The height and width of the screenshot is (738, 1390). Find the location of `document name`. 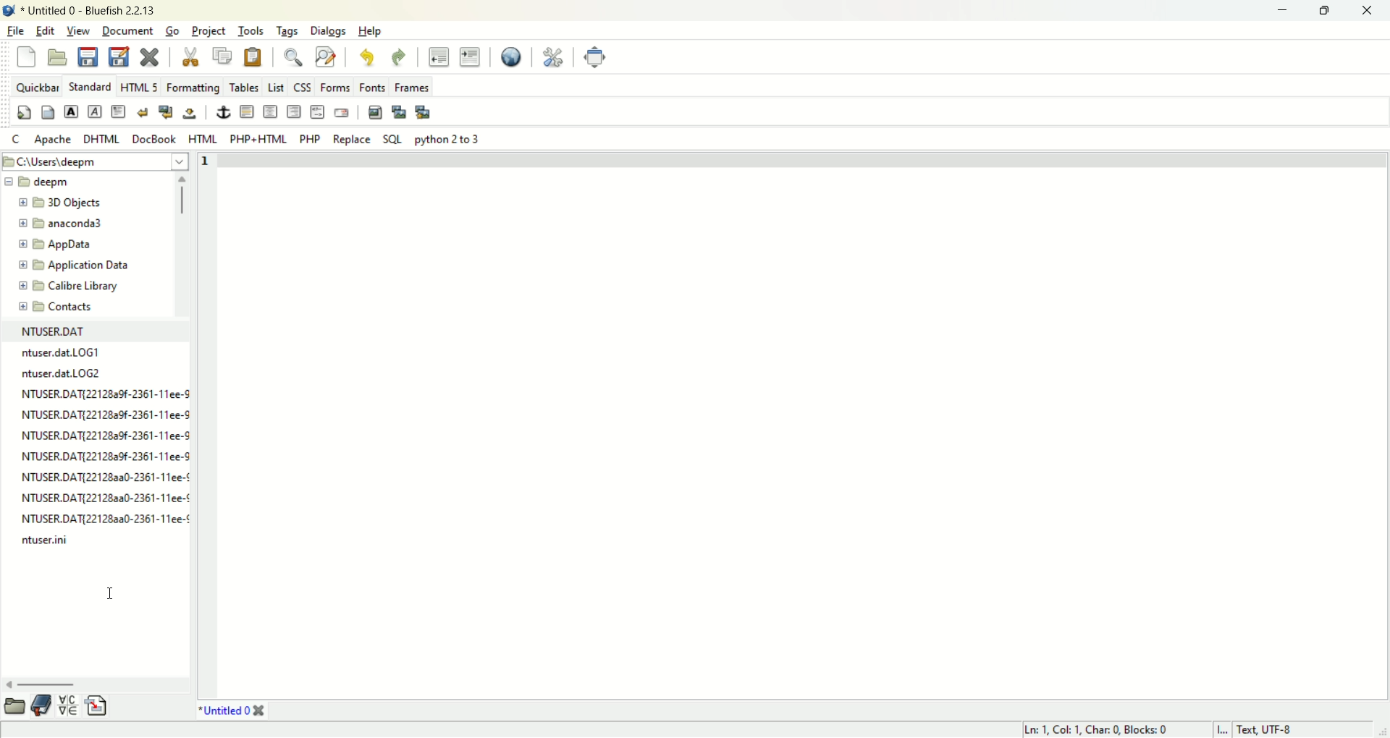

document name is located at coordinates (225, 710).